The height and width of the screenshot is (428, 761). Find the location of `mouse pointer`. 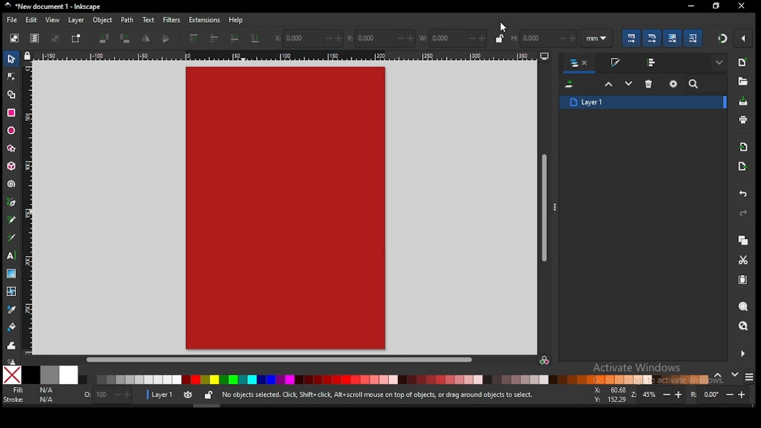

mouse pointer is located at coordinates (504, 27).